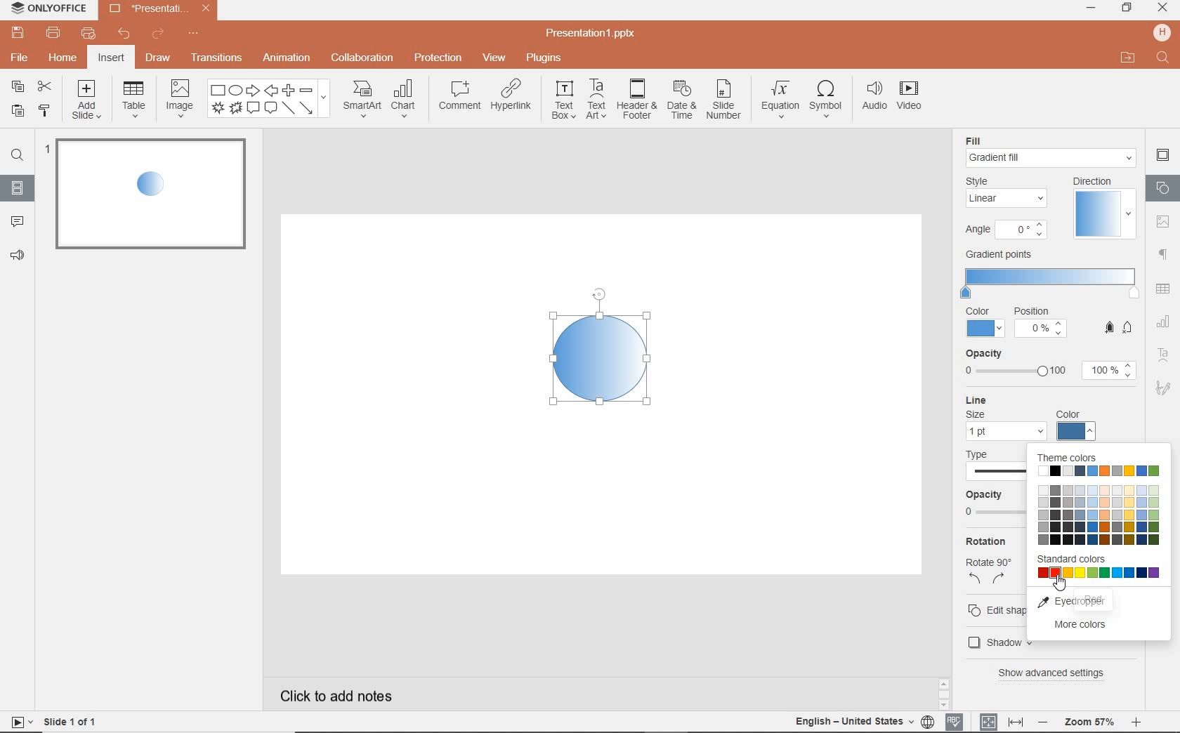 This screenshot has height=733, width=1180. I want to click on scrollbar, so click(943, 690).